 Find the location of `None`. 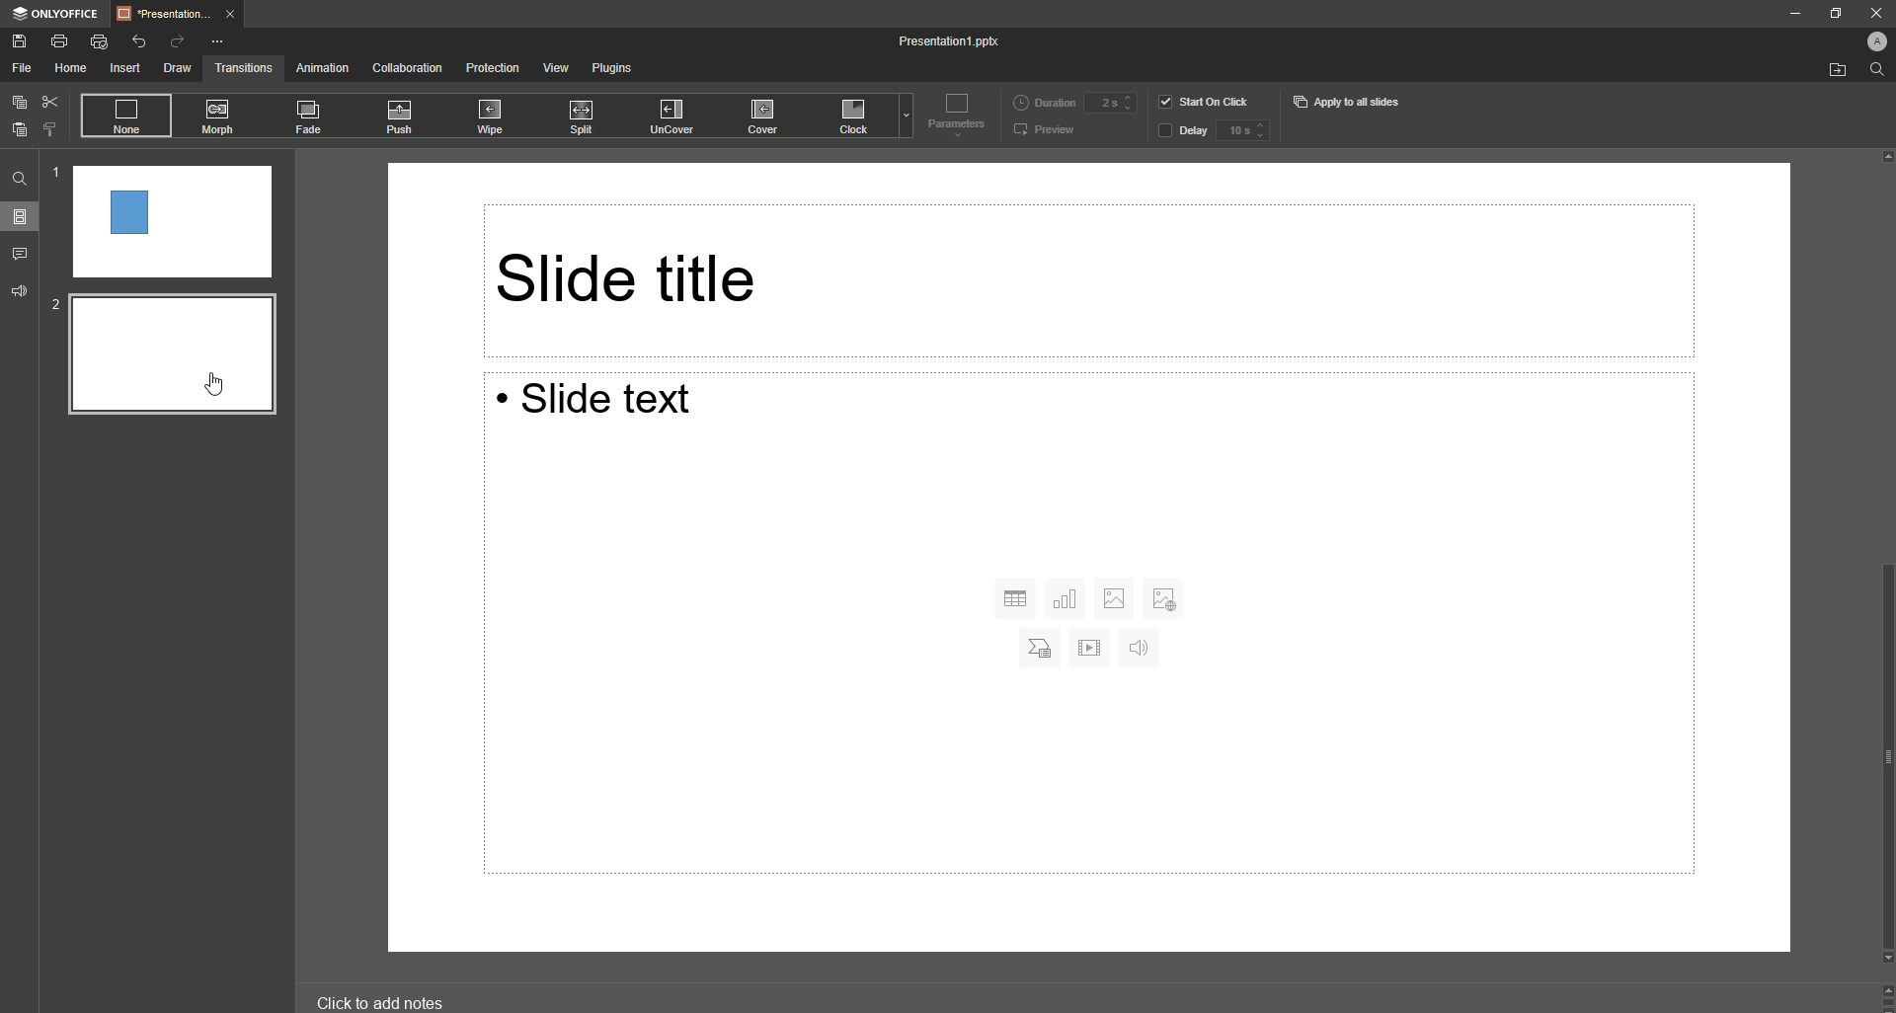

None is located at coordinates (128, 116).